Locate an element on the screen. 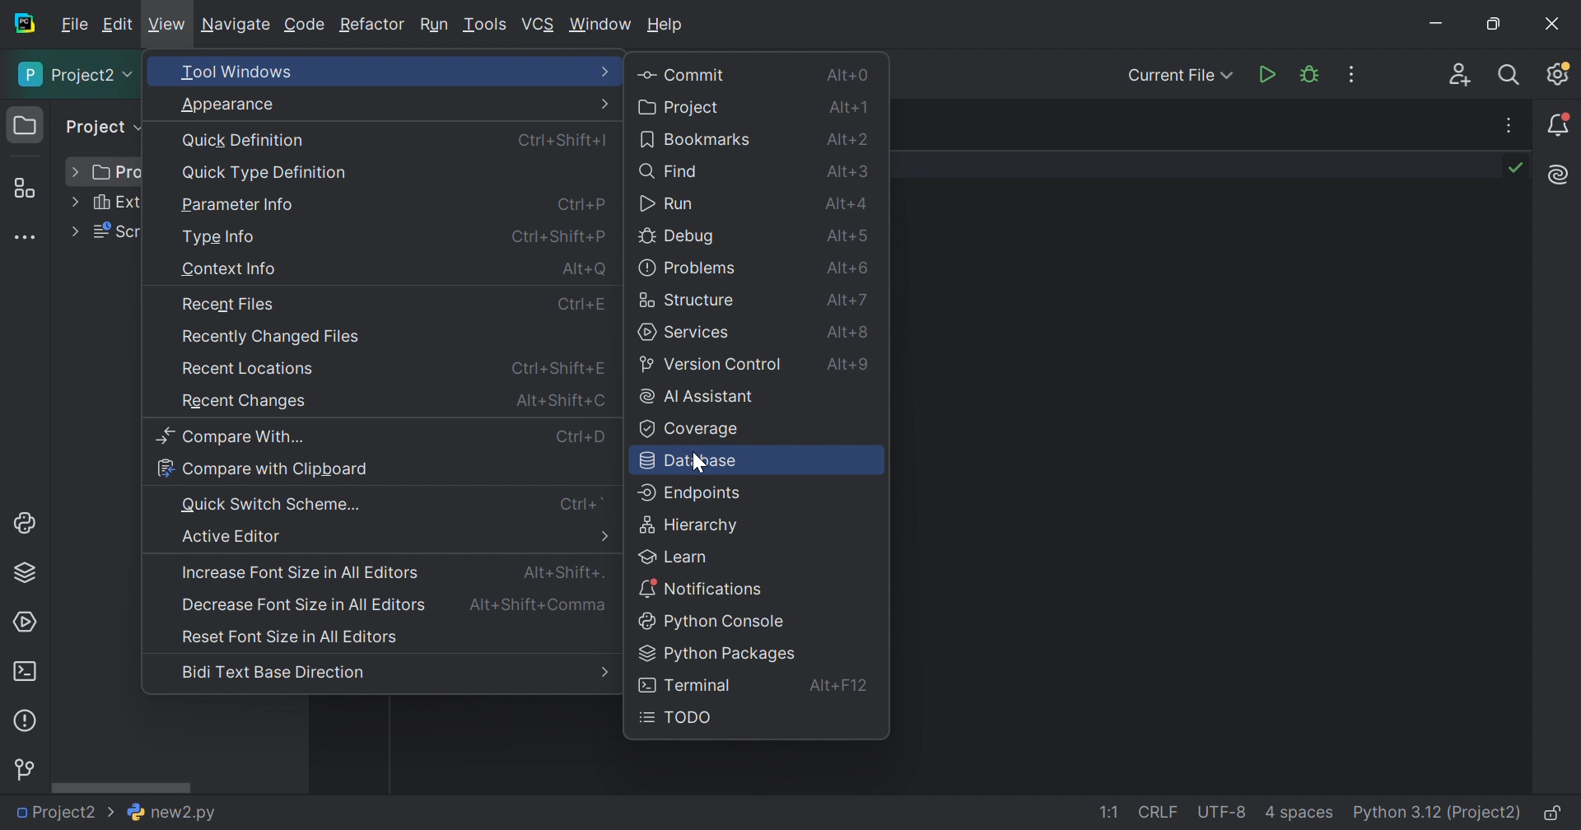 Image resolution: width=1581 pixels, height=830 pixels. Python Console is located at coordinates (29, 524).